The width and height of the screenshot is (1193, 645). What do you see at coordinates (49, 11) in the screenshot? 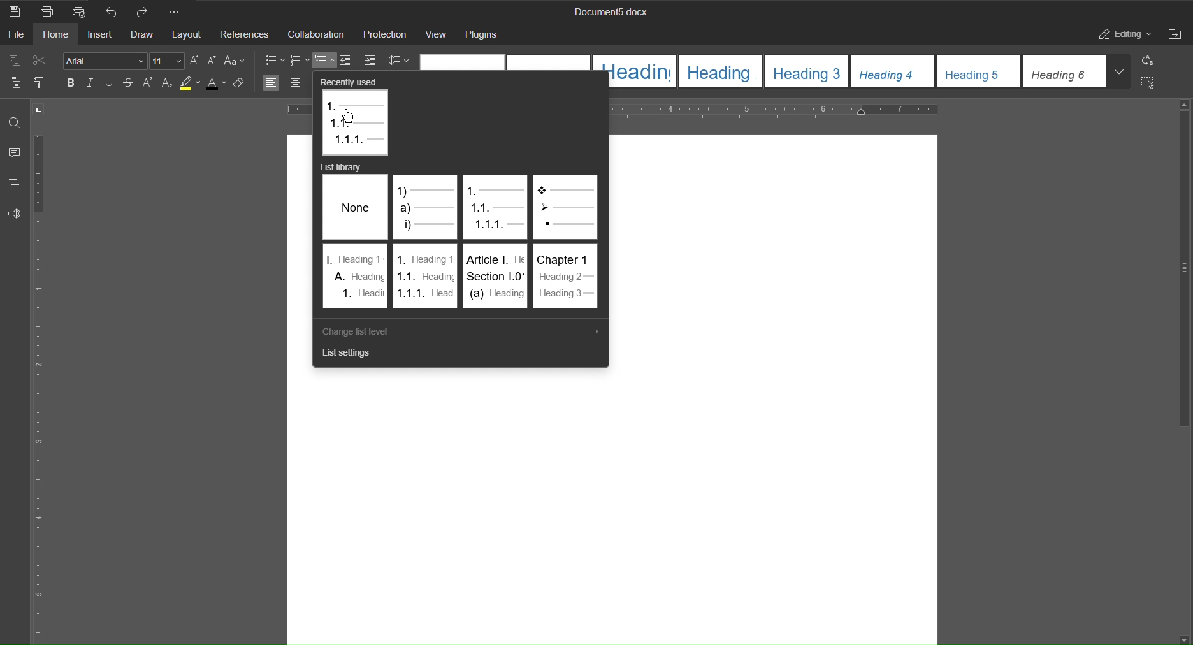
I see `Print` at bounding box center [49, 11].